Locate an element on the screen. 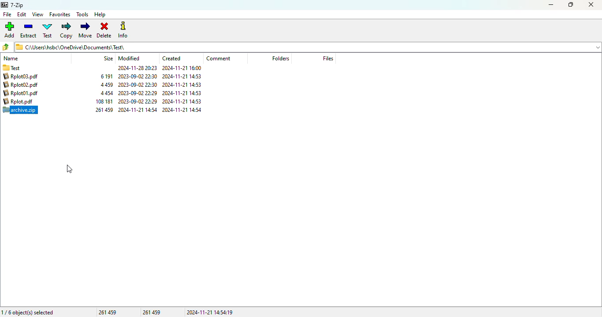 This screenshot has width=602, height=317. test is located at coordinates (48, 30).